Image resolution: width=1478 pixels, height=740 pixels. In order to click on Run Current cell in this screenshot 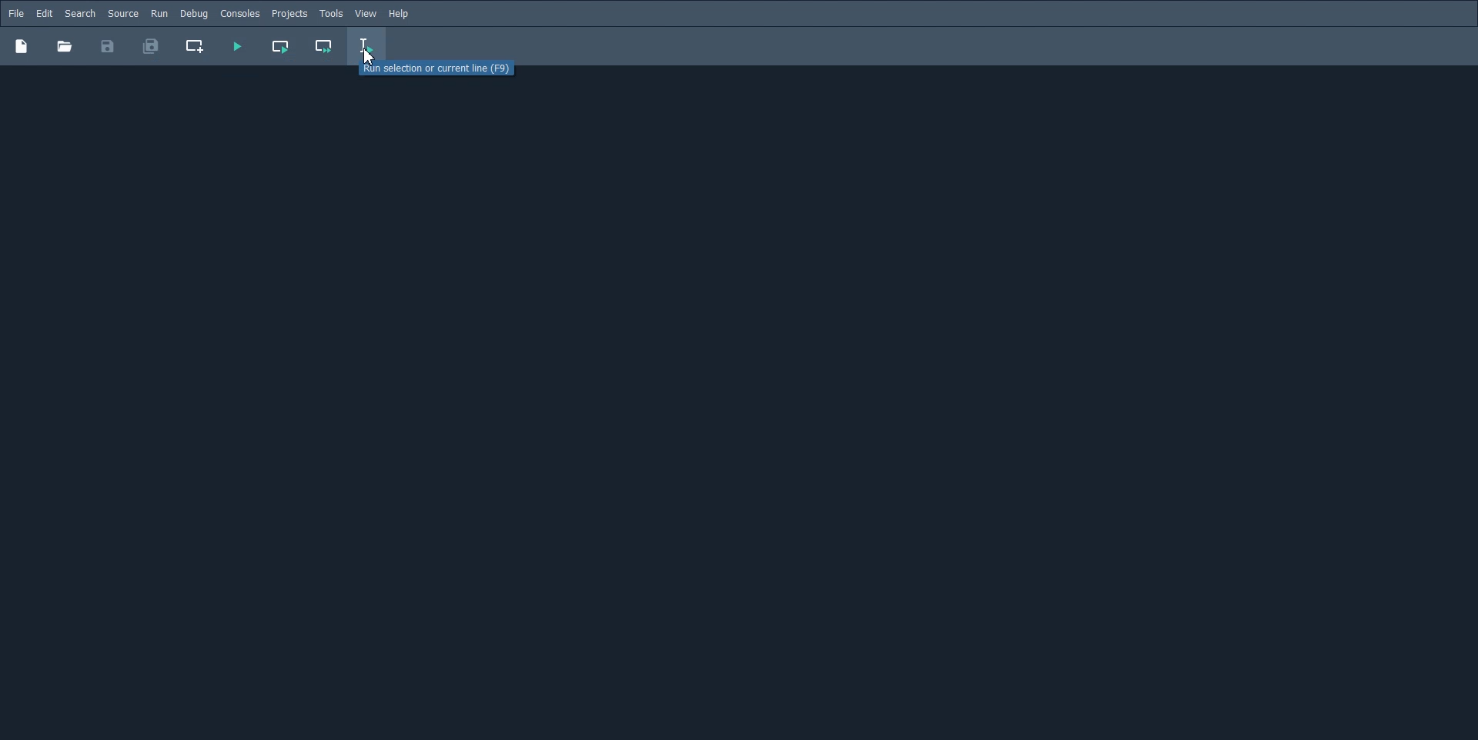, I will do `click(279, 46)`.